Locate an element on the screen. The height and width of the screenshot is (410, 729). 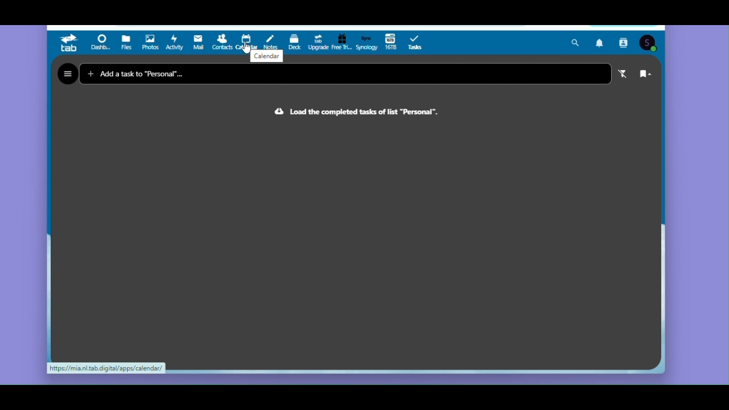
16 TB is located at coordinates (391, 43).